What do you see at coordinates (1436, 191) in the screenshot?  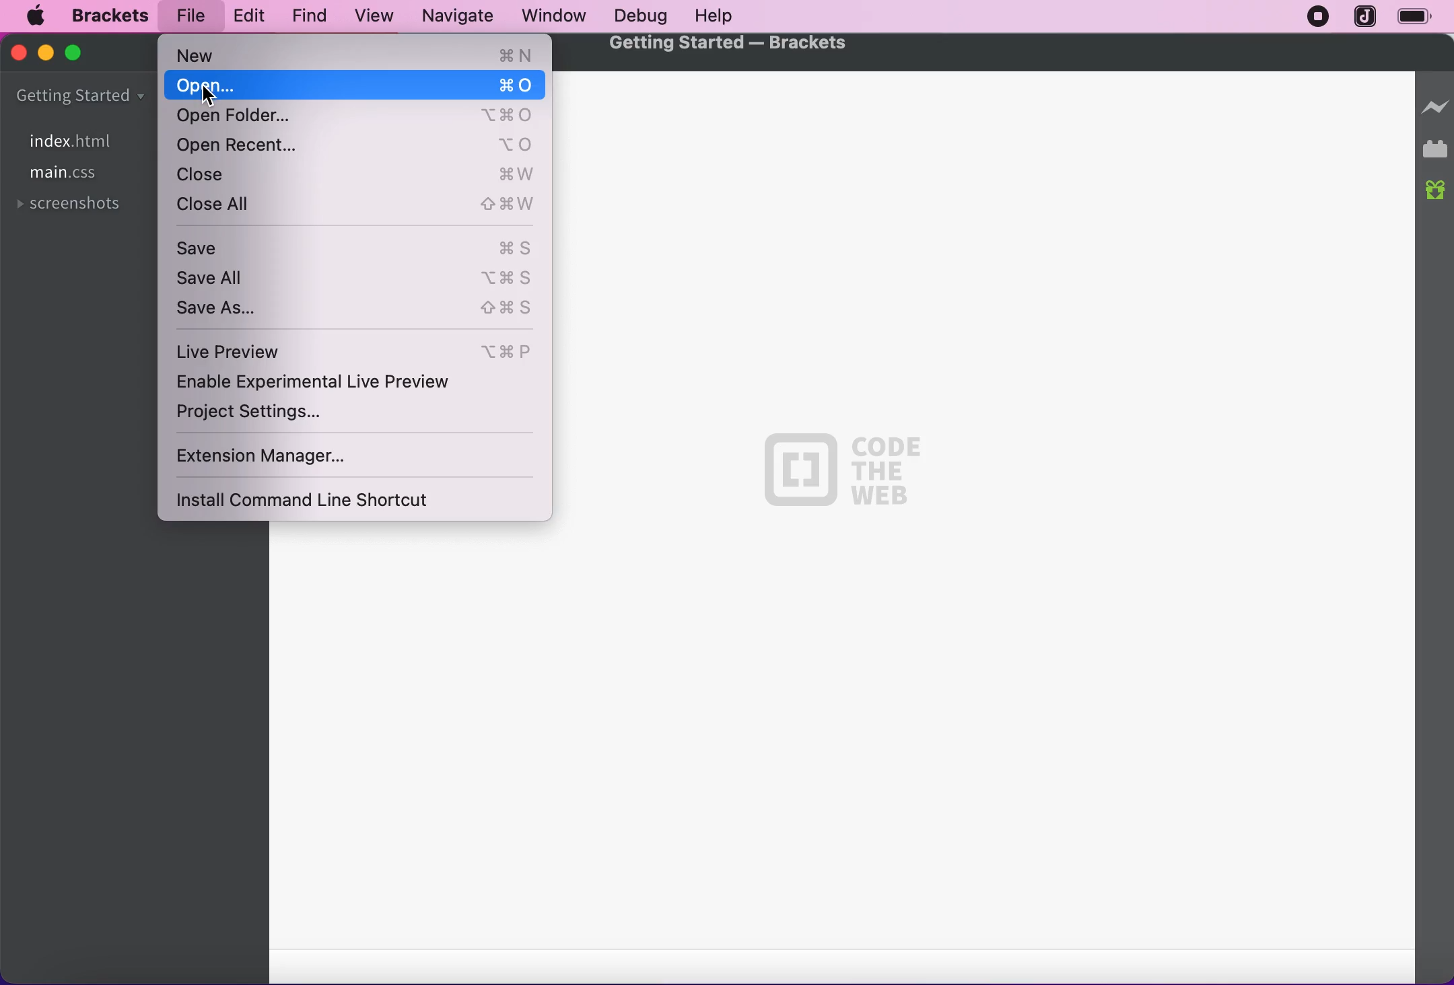 I see `new builds of brackets` at bounding box center [1436, 191].